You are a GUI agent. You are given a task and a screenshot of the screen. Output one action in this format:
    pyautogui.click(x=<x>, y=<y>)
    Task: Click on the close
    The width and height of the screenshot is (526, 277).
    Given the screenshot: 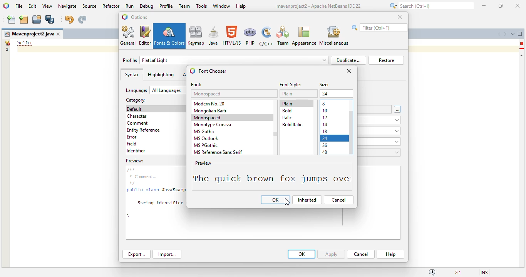 What is the action you would take?
    pyautogui.click(x=400, y=17)
    